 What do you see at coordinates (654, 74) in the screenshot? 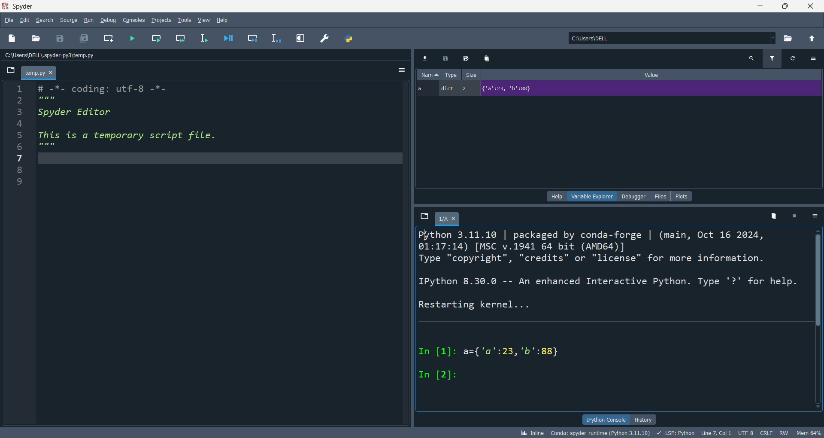
I see `value` at bounding box center [654, 74].